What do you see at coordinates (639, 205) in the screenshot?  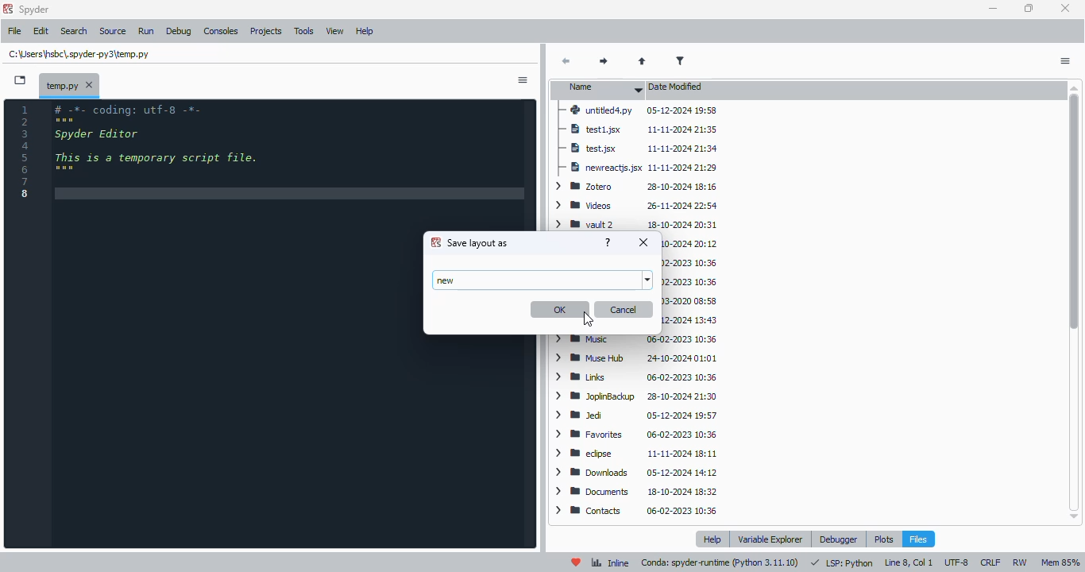 I see `videos` at bounding box center [639, 205].